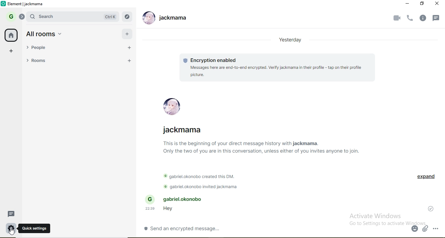 The height and width of the screenshot is (238, 445). Describe the element at coordinates (151, 209) in the screenshot. I see `22:39` at that location.